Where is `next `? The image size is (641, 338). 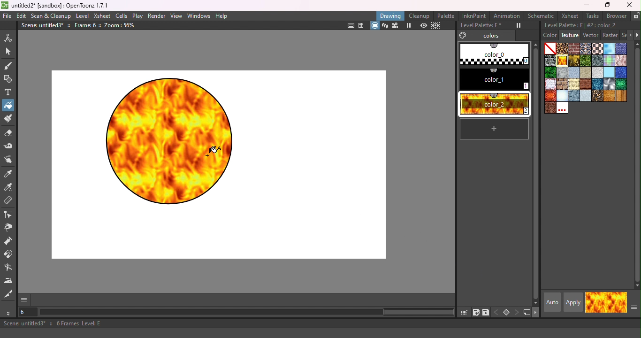 next  is located at coordinates (536, 314).